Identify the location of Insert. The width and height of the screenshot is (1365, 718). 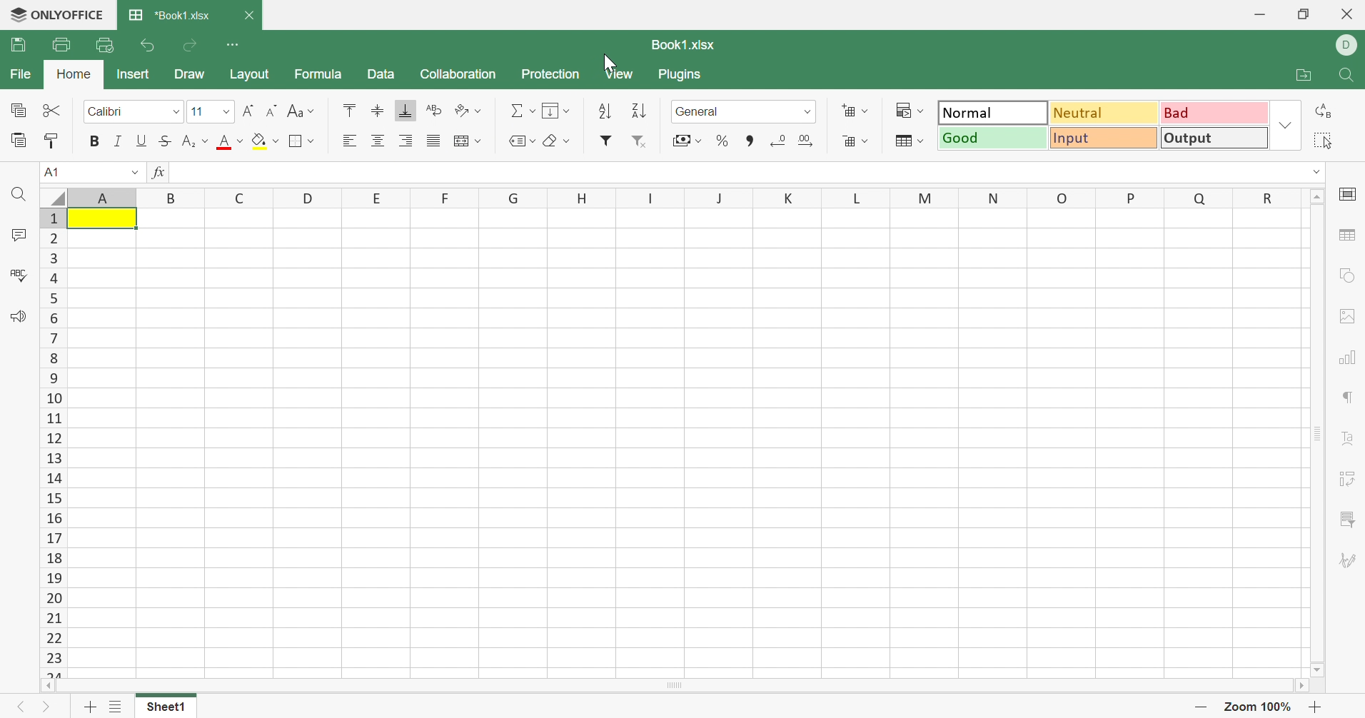
(134, 73).